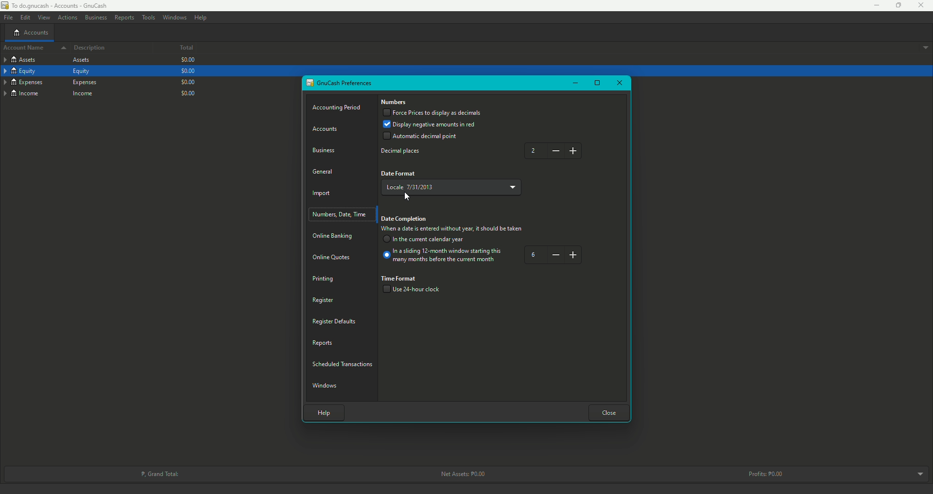 This screenshot has width=933, height=494. Describe the element at coordinates (148, 18) in the screenshot. I see `Tools` at that location.